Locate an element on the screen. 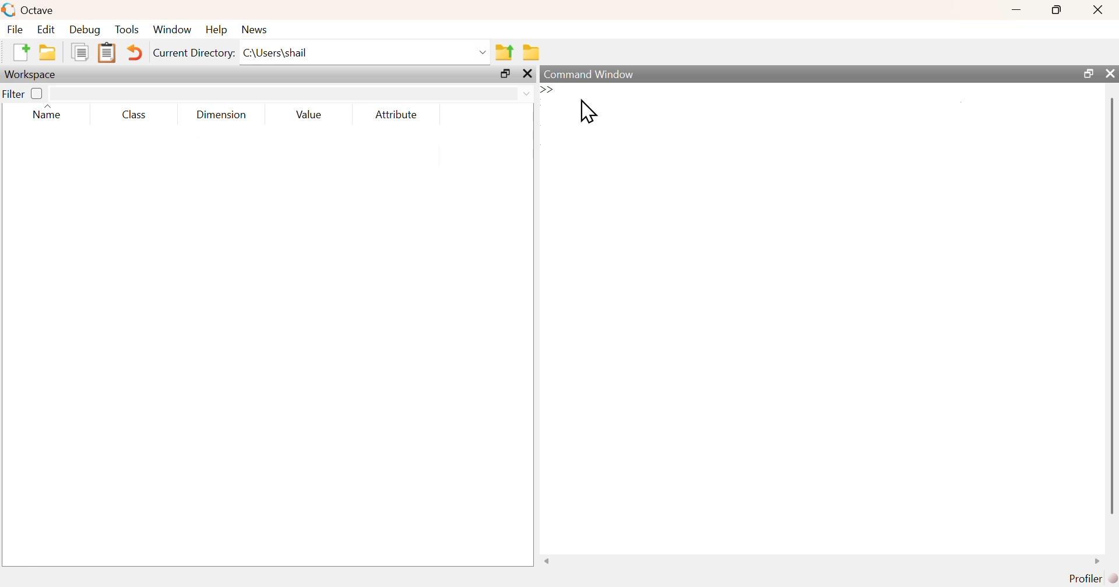 The image size is (1119, 587). Edit is located at coordinates (45, 29).